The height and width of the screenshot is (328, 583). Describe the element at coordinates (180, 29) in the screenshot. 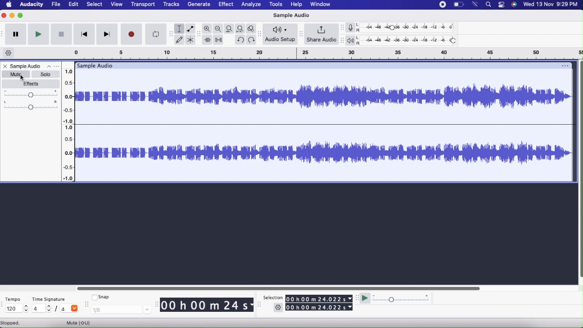

I see `Selection tool` at that location.